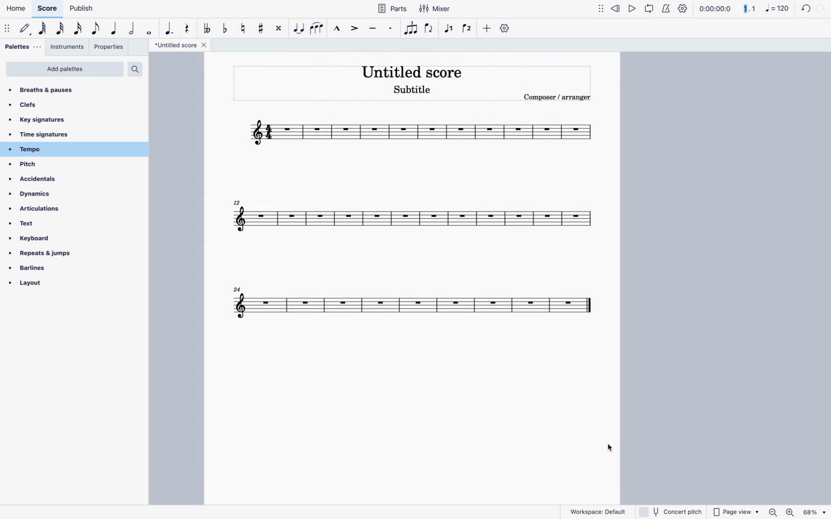 The image size is (831, 519). Describe the element at coordinates (81, 8) in the screenshot. I see `Publish` at that location.